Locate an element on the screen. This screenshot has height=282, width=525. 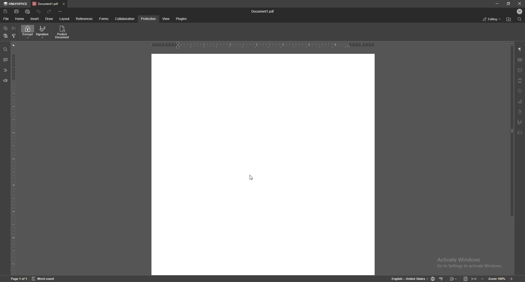
feedback is located at coordinates (5, 81).